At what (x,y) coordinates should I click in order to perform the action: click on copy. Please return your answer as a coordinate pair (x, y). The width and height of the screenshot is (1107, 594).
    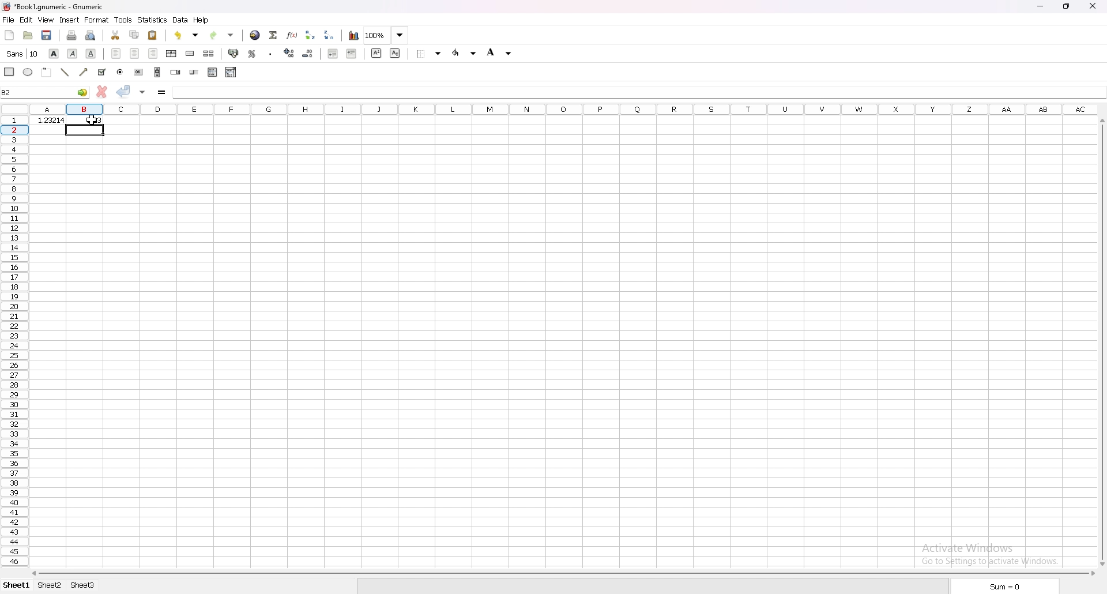
    Looking at the image, I should click on (134, 35).